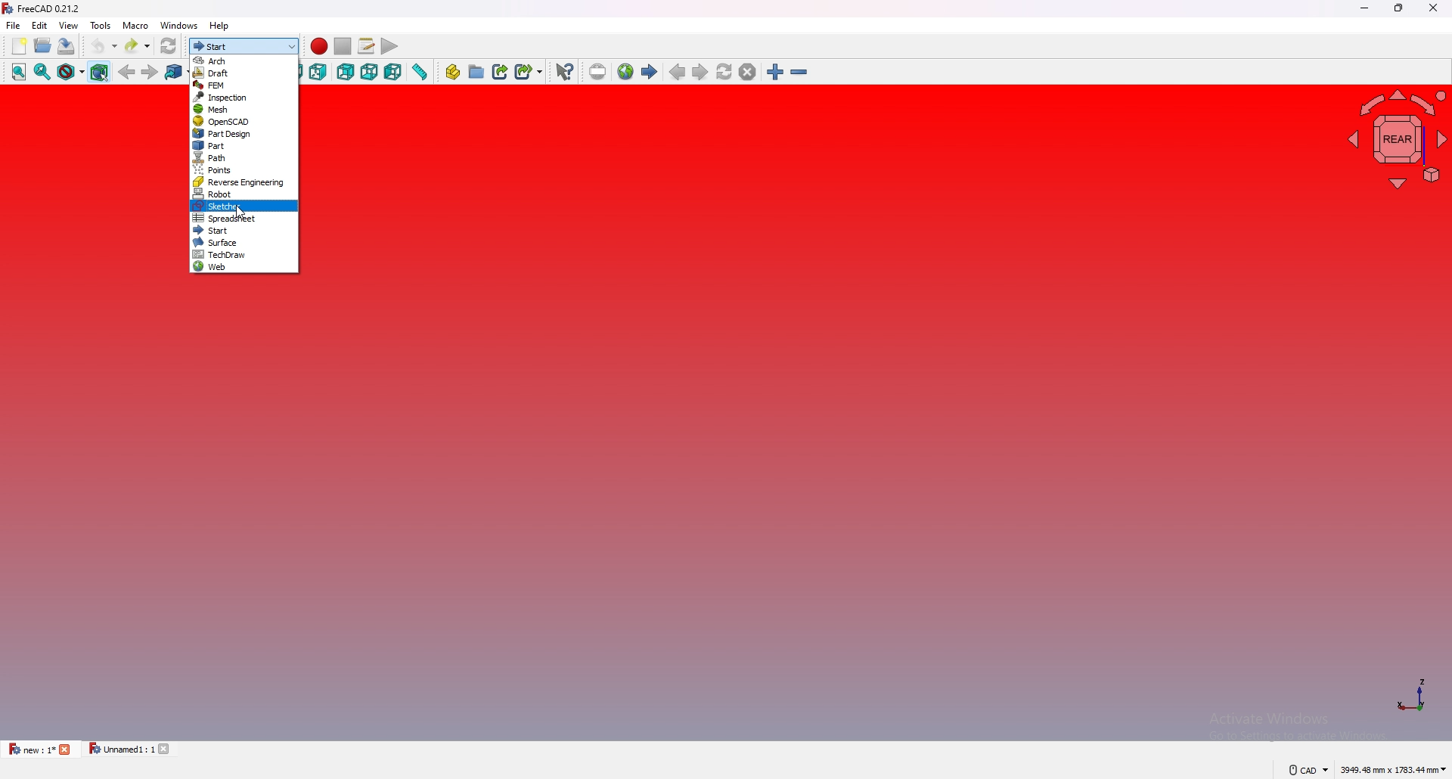  Describe the element at coordinates (244, 194) in the screenshot. I see `robot` at that location.